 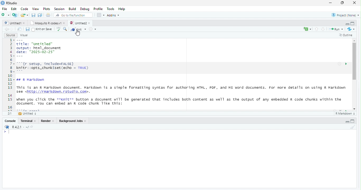 I want to click on close, so click(x=35, y=121).